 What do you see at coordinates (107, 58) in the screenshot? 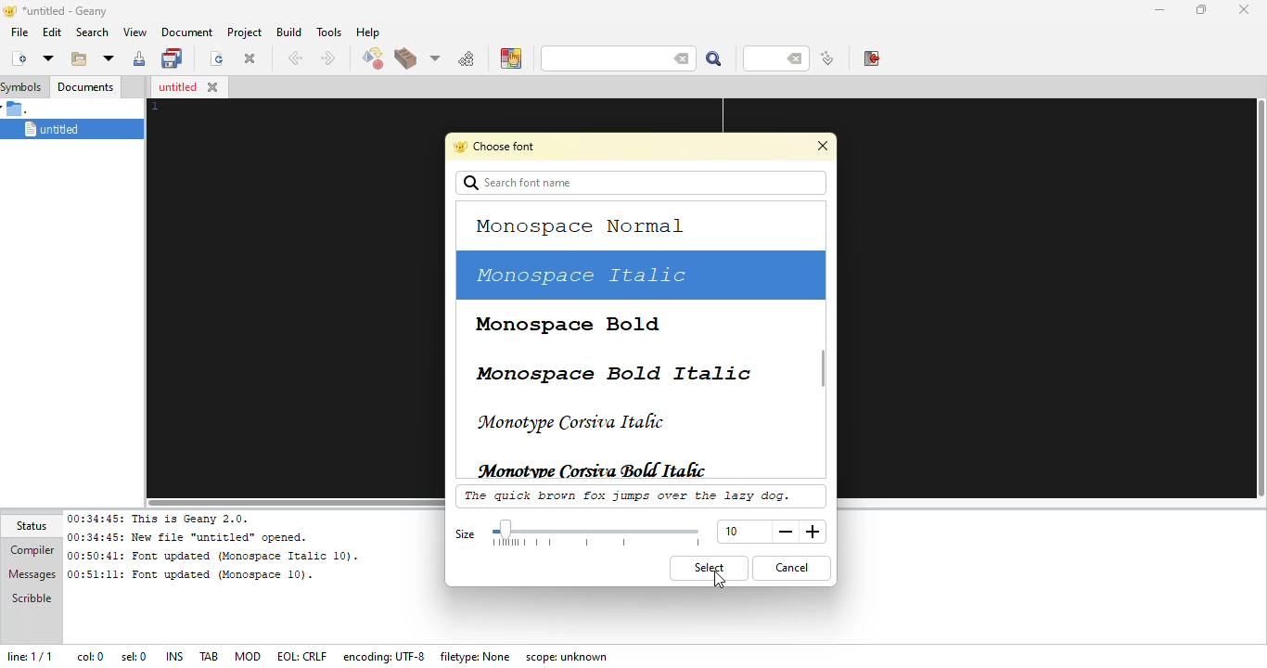
I see `open recent file` at bounding box center [107, 58].